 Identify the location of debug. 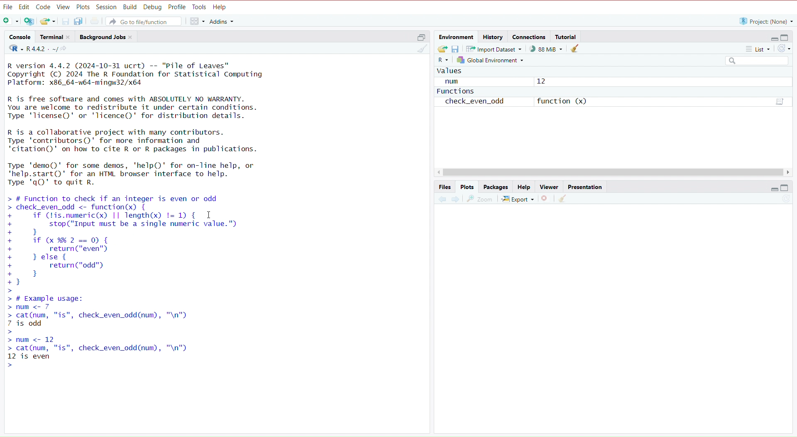
(153, 7).